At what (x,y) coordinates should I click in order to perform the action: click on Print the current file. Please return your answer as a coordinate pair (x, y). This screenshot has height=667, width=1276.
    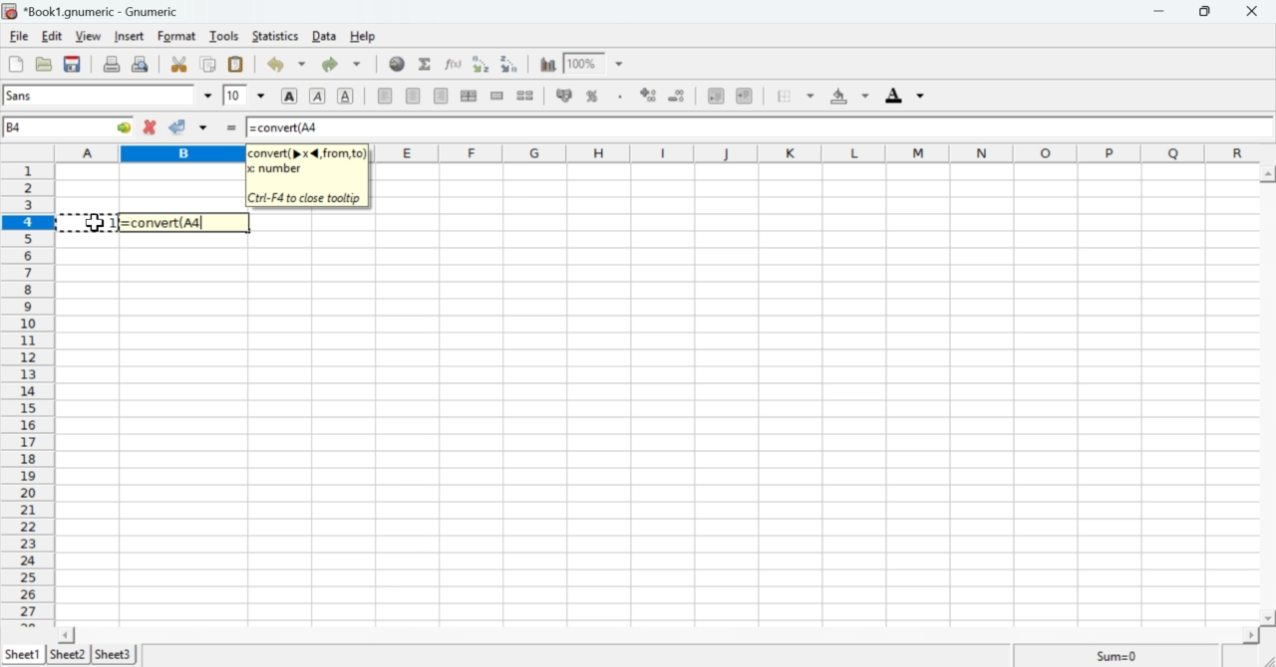
    Looking at the image, I should click on (111, 63).